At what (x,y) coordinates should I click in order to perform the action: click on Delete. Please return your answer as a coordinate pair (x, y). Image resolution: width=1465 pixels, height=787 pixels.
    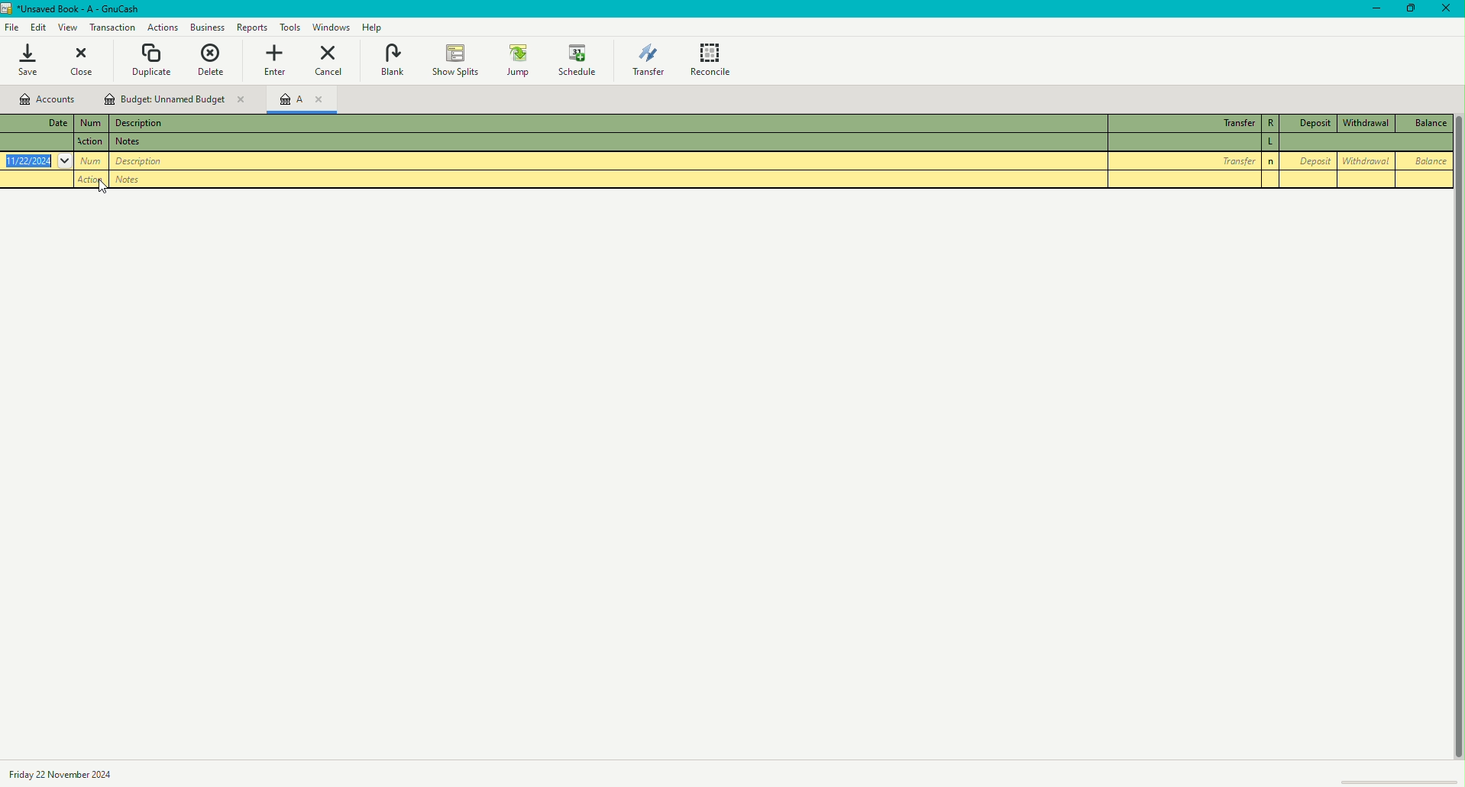
    Looking at the image, I should click on (215, 60).